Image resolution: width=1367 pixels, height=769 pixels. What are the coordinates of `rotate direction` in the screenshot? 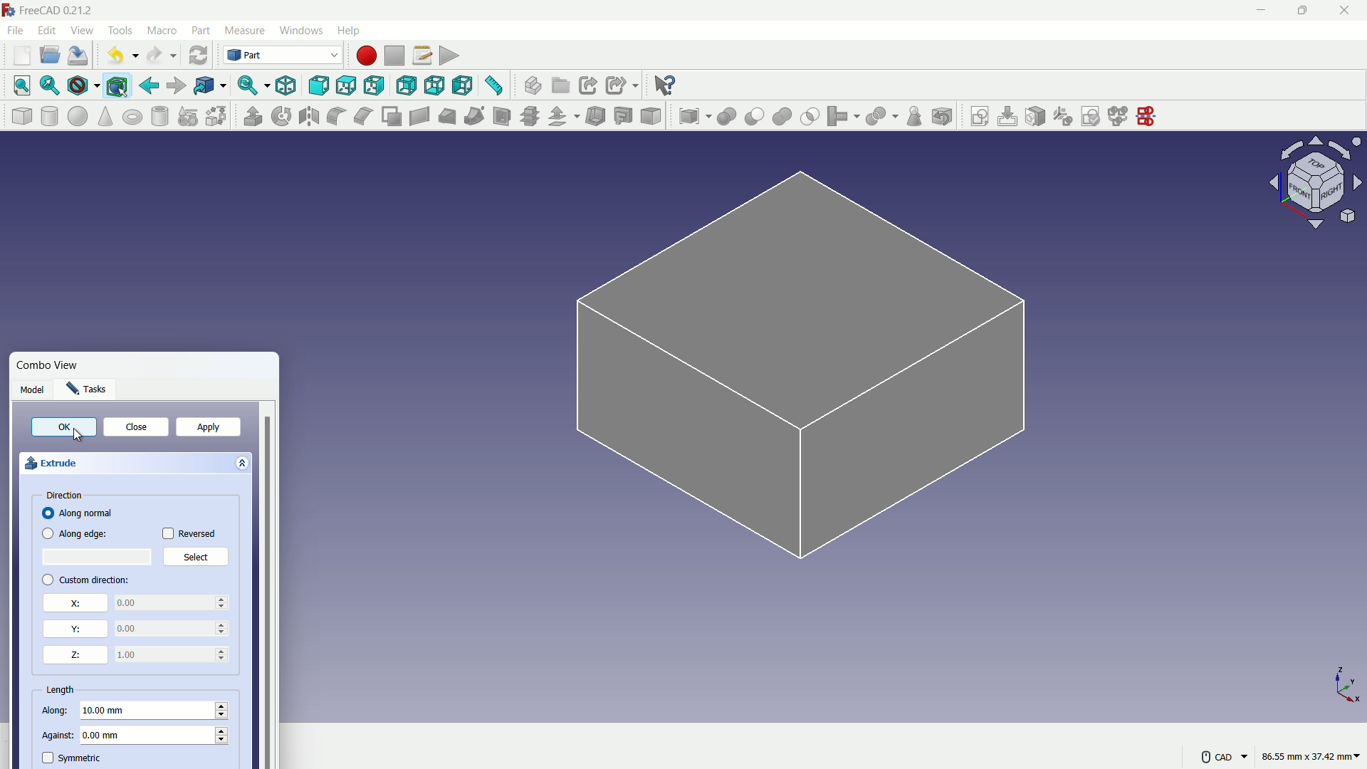 It's located at (1319, 182).